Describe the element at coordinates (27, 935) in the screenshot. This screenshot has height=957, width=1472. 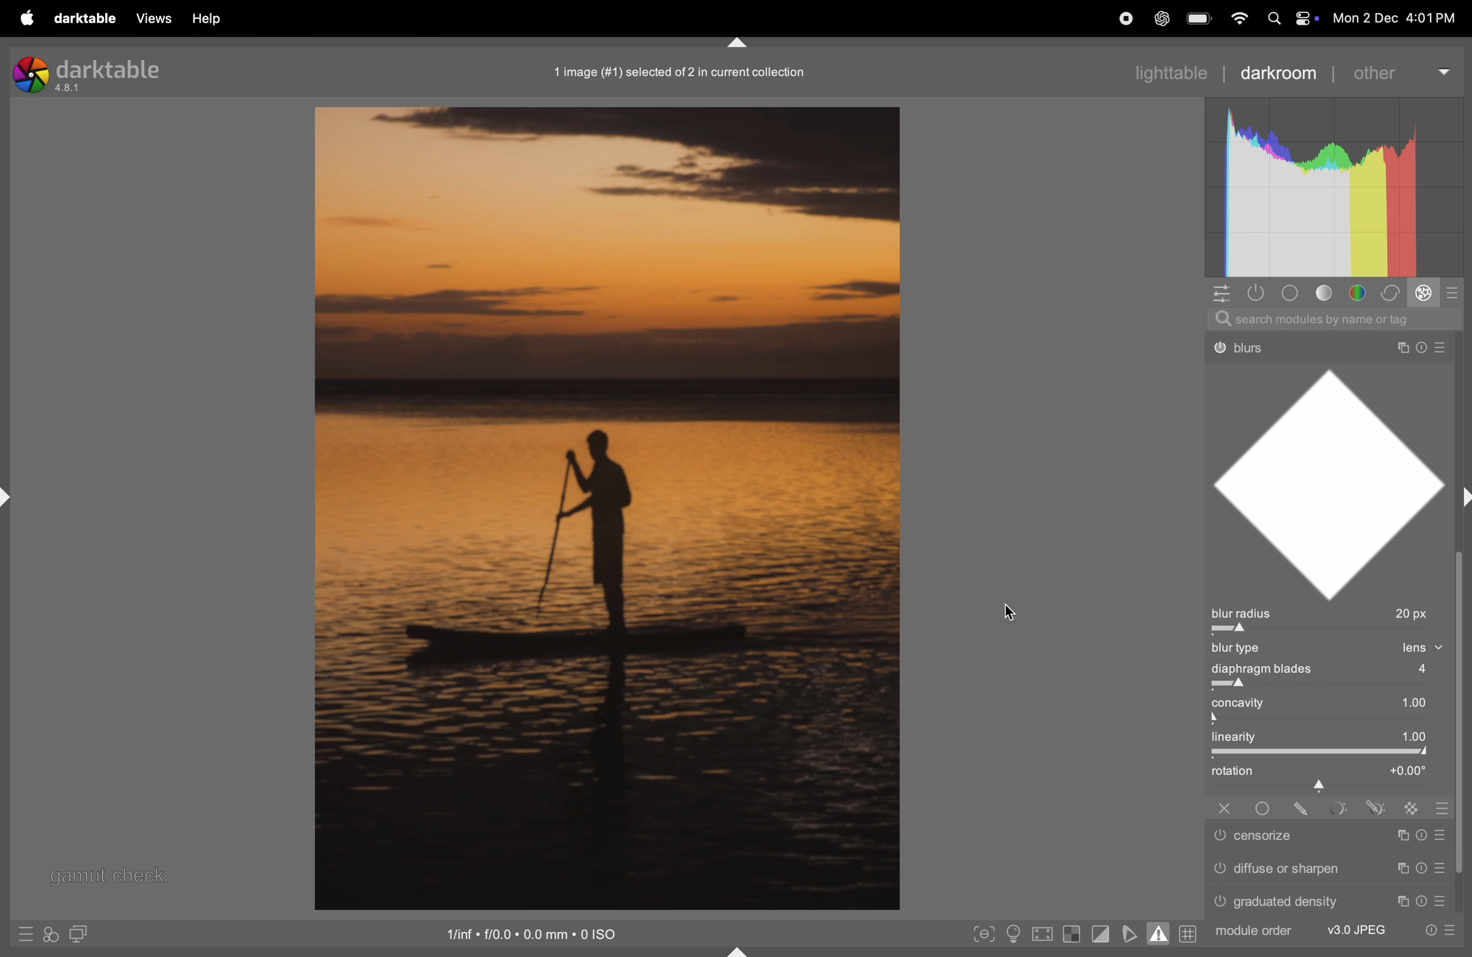
I see `quick access to presets` at that location.